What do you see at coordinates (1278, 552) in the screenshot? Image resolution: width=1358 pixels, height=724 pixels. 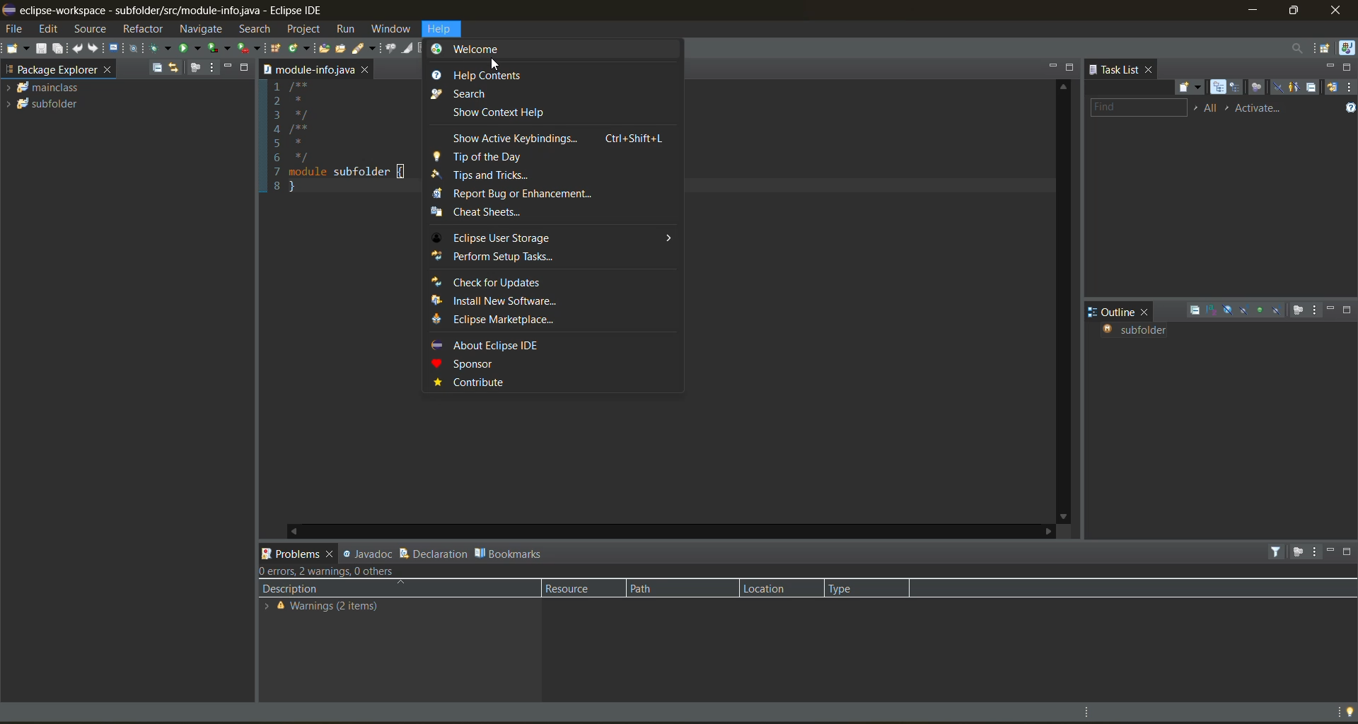 I see `filters` at bounding box center [1278, 552].